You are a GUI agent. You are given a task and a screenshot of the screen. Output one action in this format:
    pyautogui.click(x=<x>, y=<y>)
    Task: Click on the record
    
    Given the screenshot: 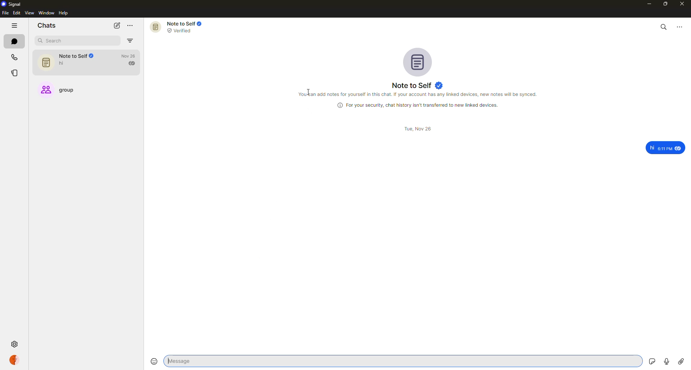 What is the action you would take?
    pyautogui.click(x=666, y=360)
    